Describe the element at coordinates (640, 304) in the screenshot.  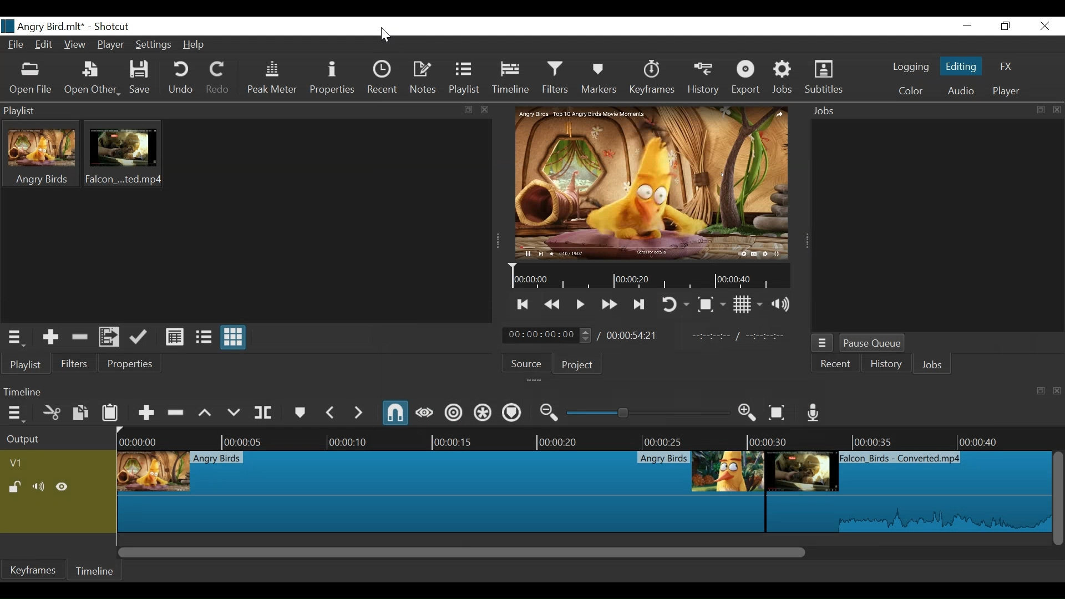
I see `Skip to the next point` at that location.